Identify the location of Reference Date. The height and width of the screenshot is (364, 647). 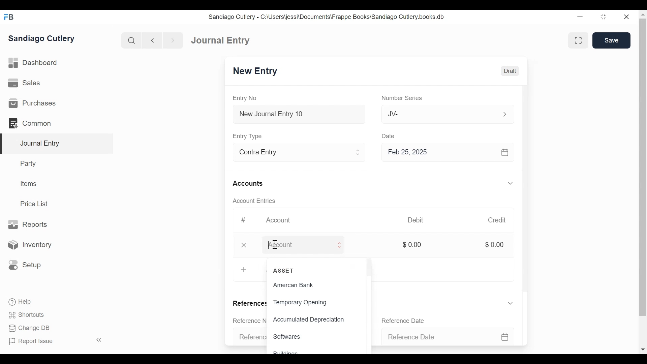
(447, 335).